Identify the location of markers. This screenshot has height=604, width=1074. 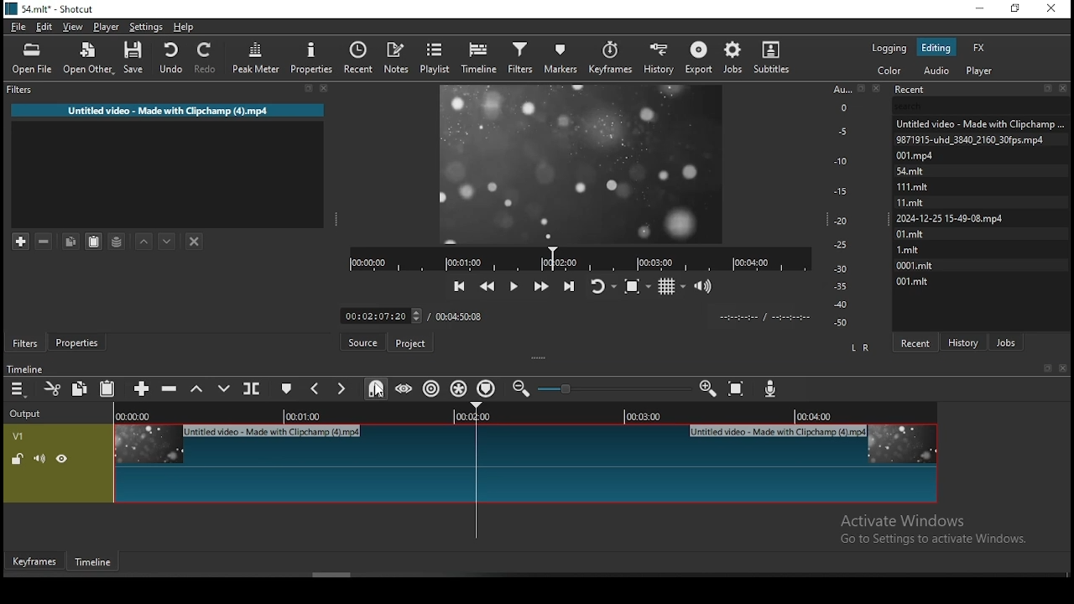
(563, 56).